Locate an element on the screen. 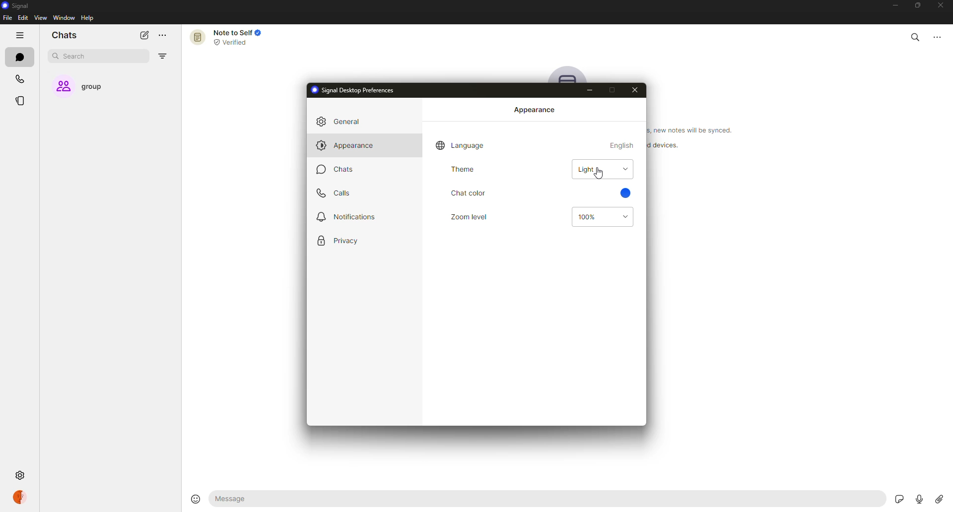 This screenshot has height=512, width=953. chat color is located at coordinates (468, 193).